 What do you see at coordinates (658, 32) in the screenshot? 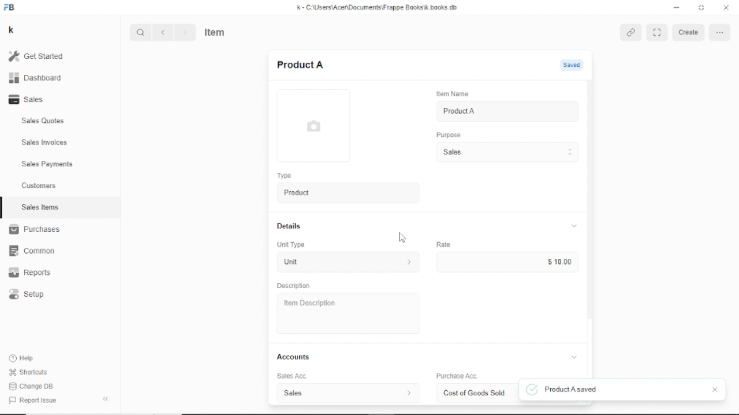
I see `Toggle between form and full width` at bounding box center [658, 32].